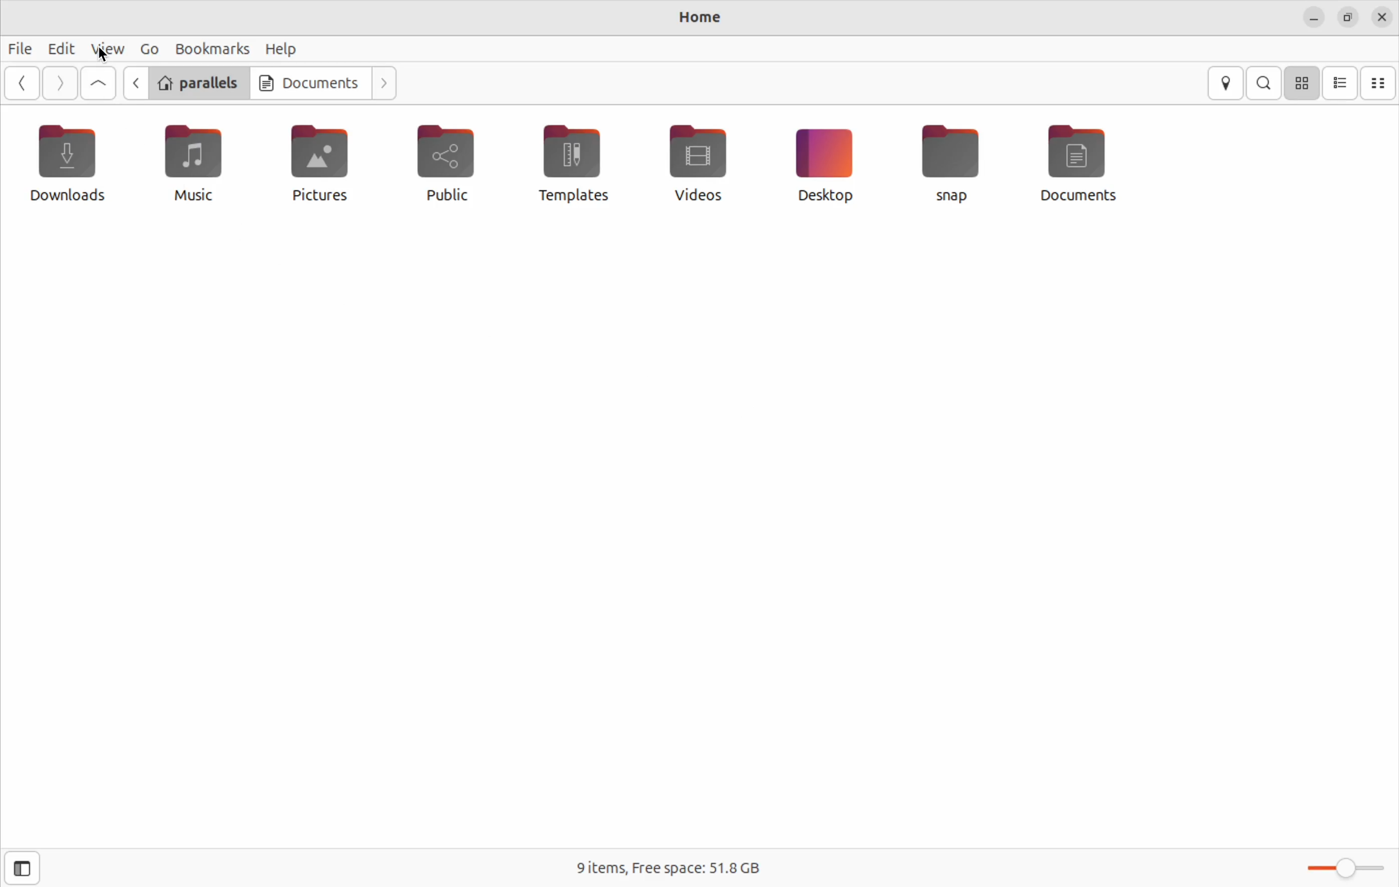  What do you see at coordinates (1312, 19) in the screenshot?
I see `minimize` at bounding box center [1312, 19].